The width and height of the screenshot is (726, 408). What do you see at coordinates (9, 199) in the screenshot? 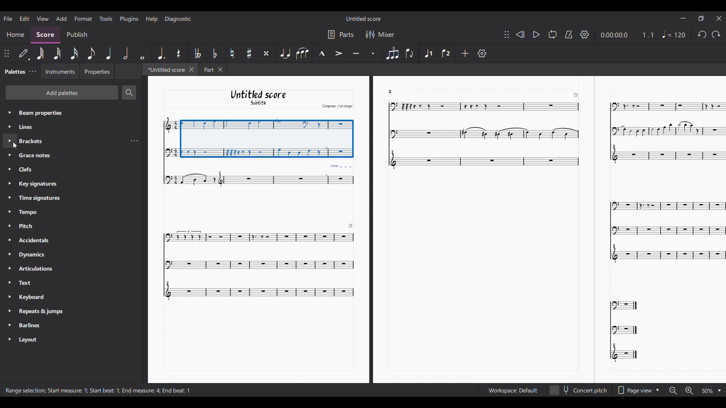
I see `` at bounding box center [9, 199].